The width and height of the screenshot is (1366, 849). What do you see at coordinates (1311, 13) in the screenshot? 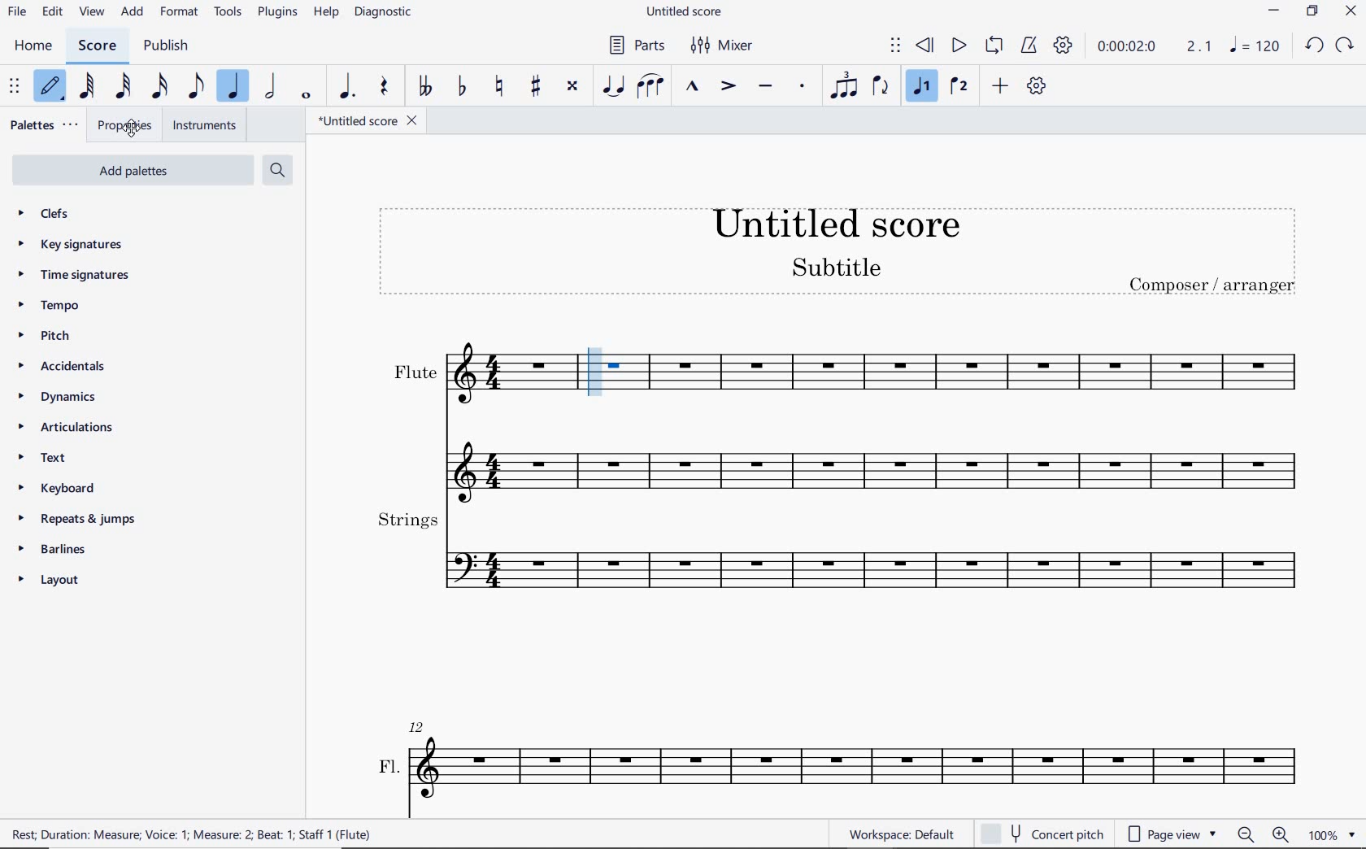
I see `restore down` at bounding box center [1311, 13].